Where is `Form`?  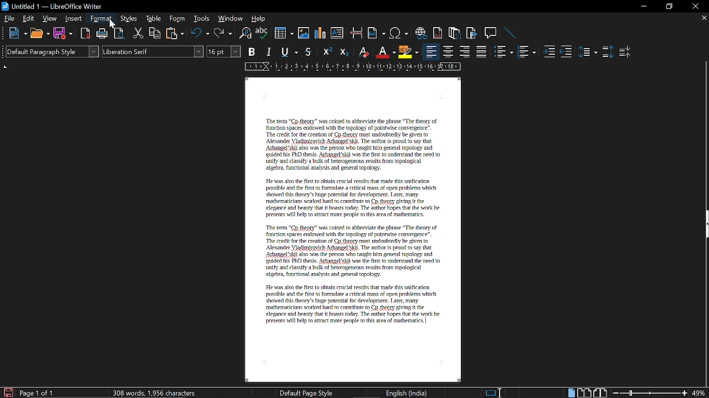 Form is located at coordinates (178, 18).